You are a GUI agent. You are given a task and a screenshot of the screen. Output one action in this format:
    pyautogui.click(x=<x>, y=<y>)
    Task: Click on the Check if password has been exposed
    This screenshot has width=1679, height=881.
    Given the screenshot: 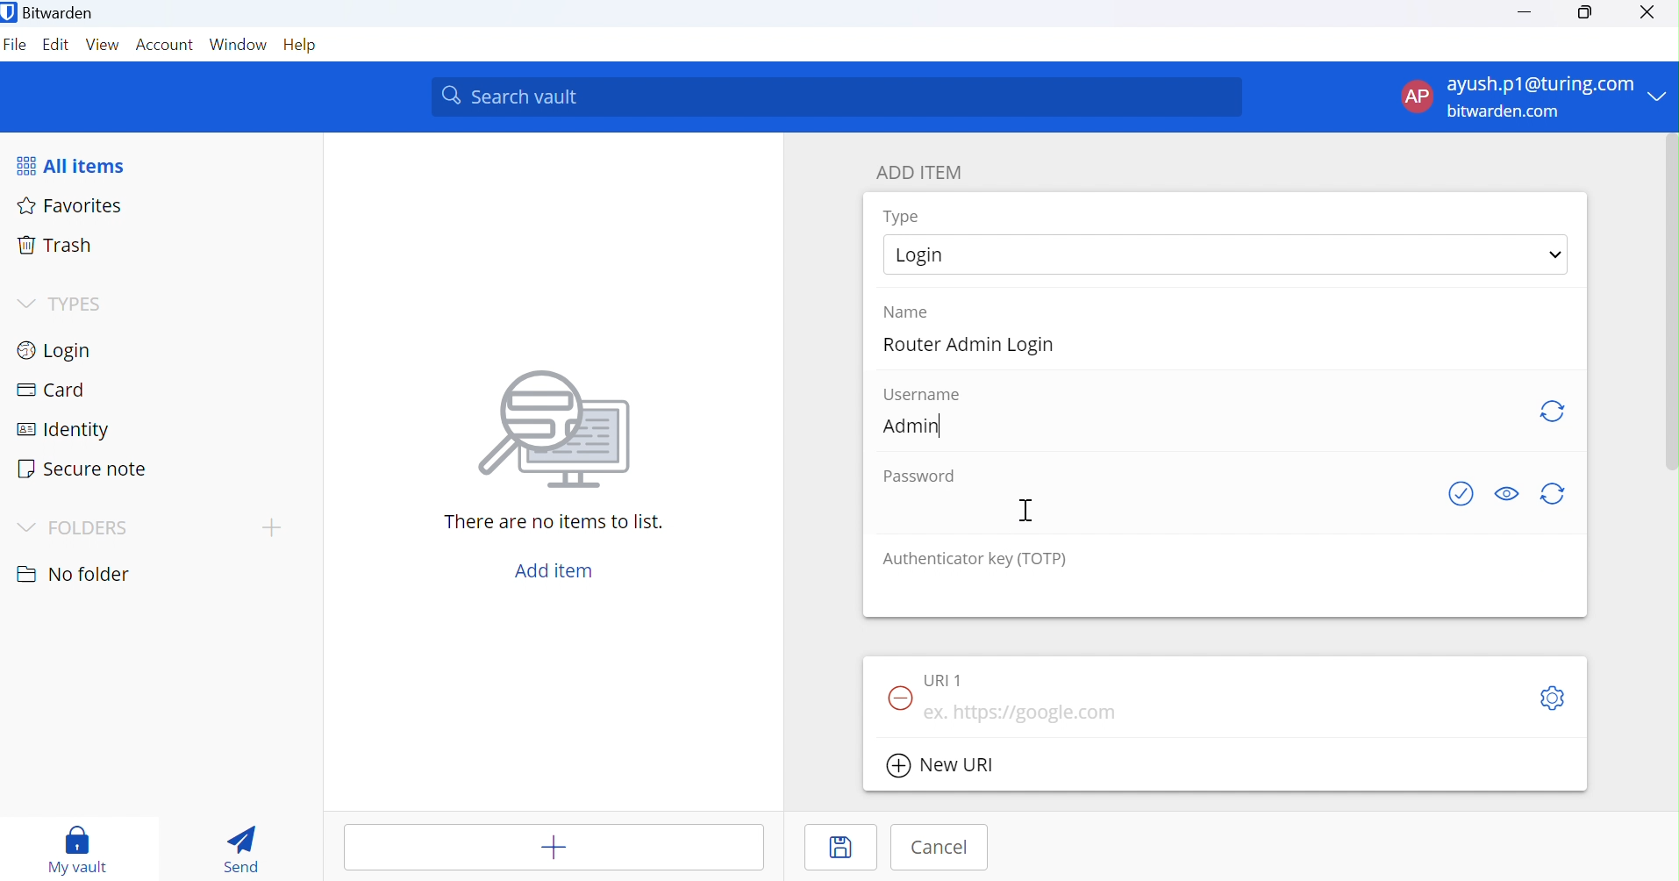 What is the action you would take?
    pyautogui.click(x=1454, y=495)
    